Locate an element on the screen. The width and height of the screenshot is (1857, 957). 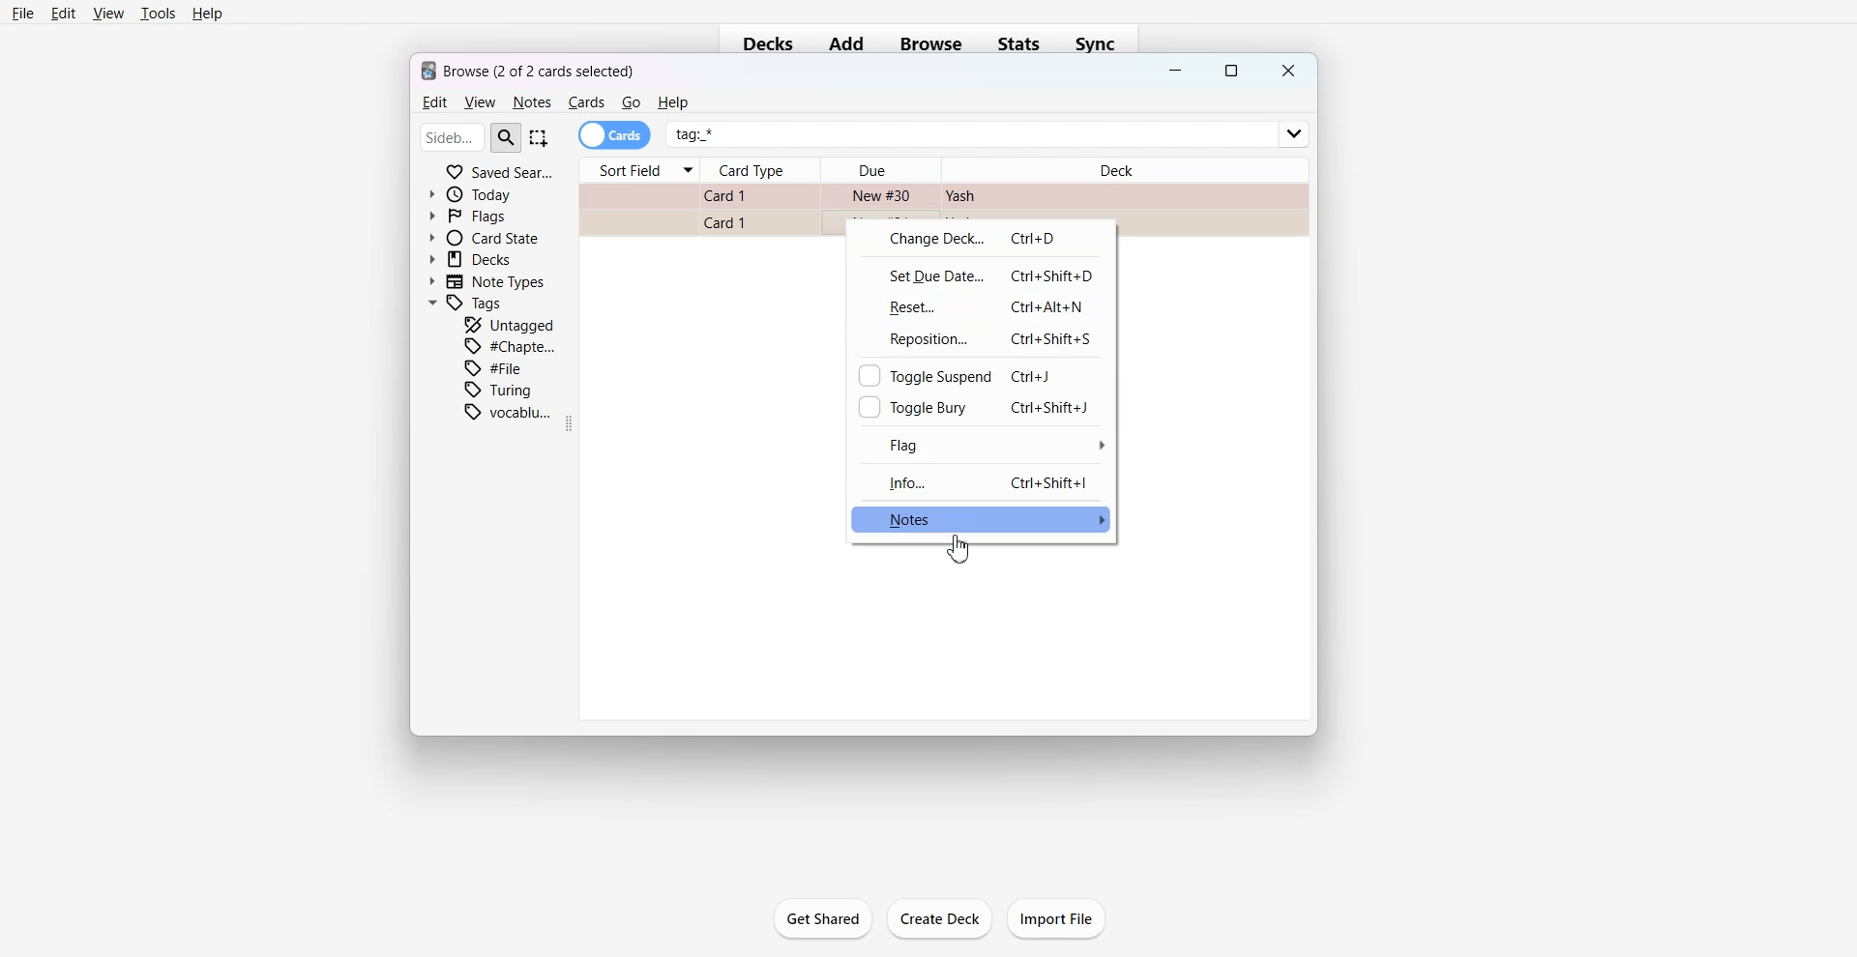
Tags is located at coordinates (467, 304).